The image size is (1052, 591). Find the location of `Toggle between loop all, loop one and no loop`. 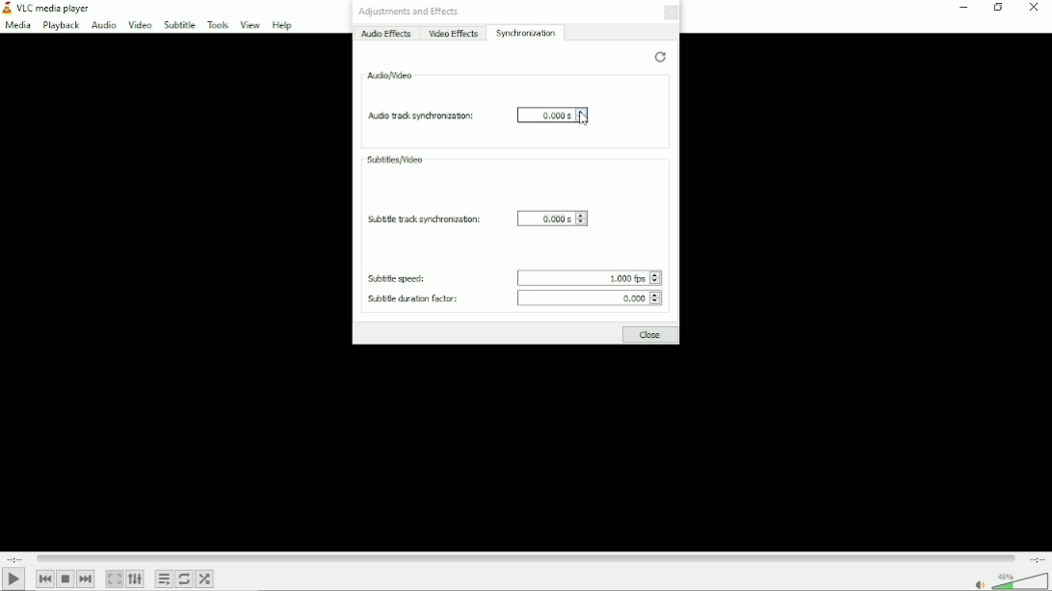

Toggle between loop all, loop one and no loop is located at coordinates (184, 578).